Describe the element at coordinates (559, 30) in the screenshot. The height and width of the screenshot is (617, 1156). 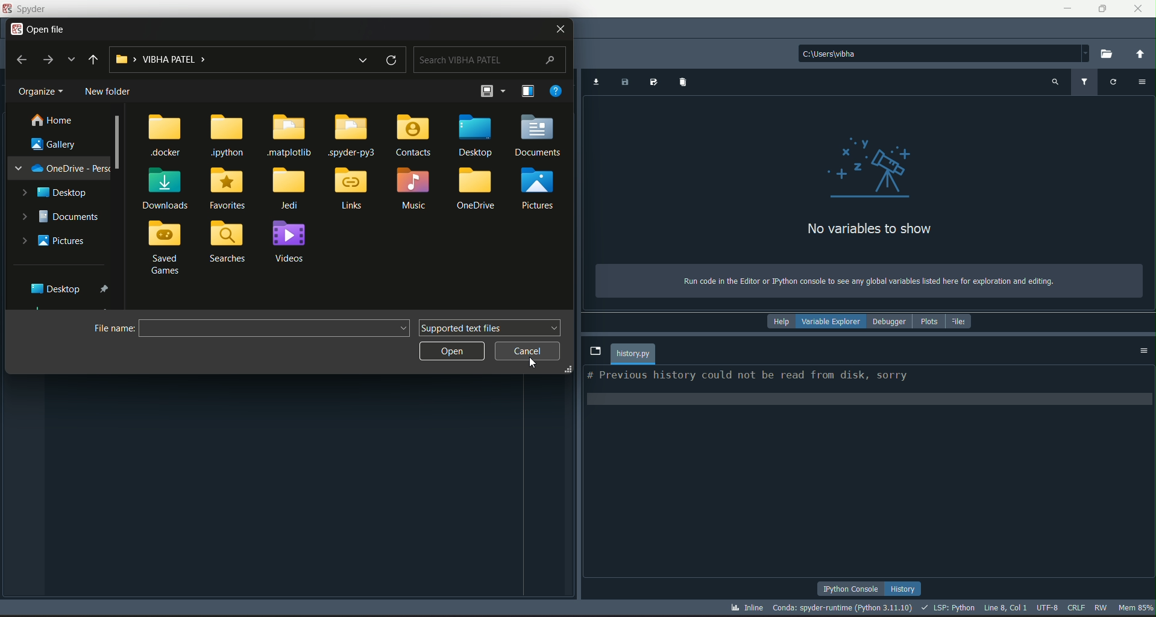
I see `close` at that location.